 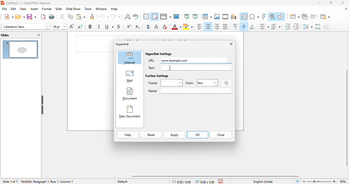 I want to click on set line spacing, so click(x=307, y=26).